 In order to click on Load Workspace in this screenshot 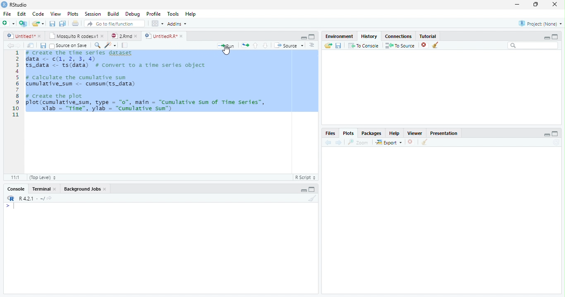, I will do `click(329, 47)`.